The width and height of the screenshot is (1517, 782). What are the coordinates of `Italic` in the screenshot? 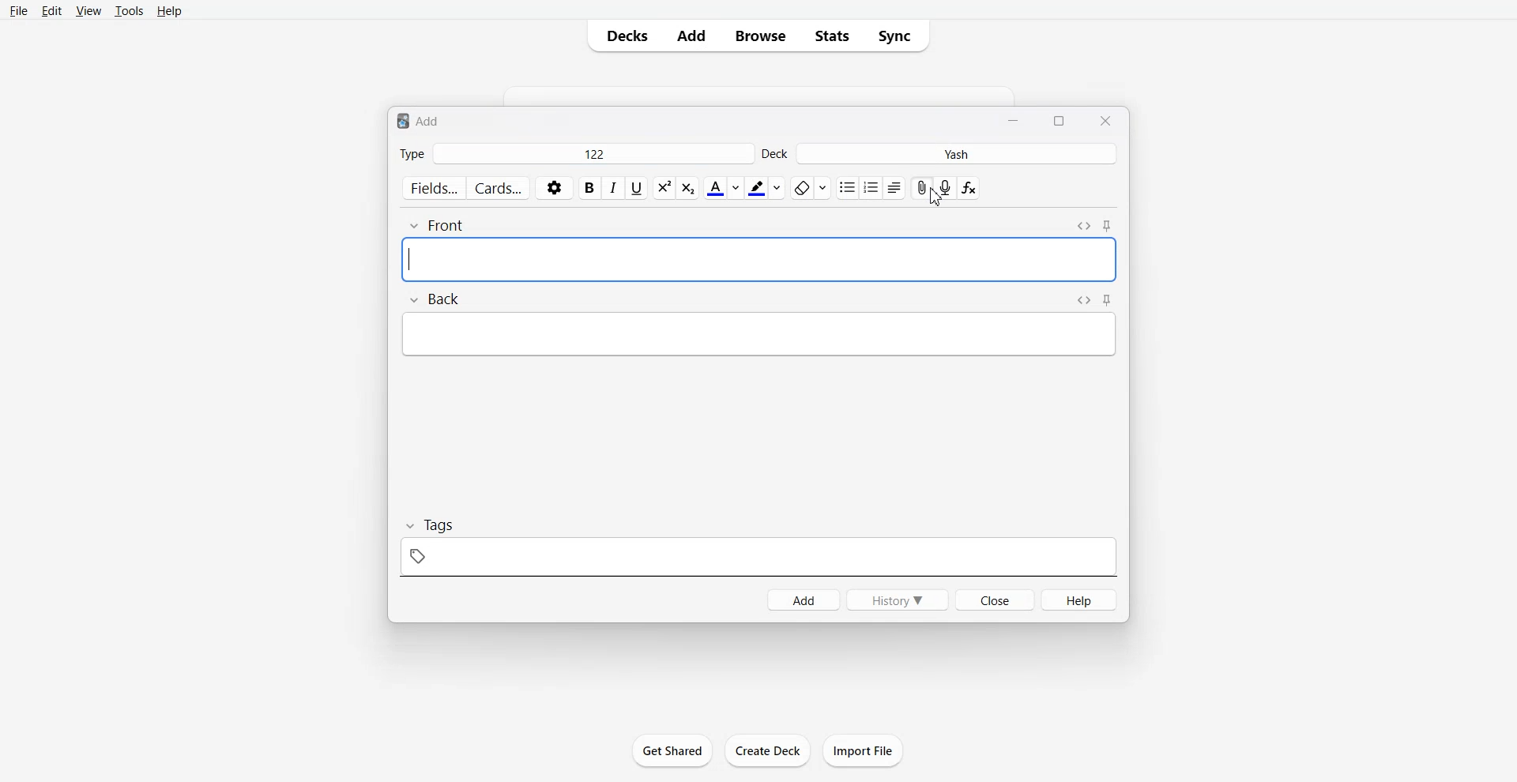 It's located at (614, 188).